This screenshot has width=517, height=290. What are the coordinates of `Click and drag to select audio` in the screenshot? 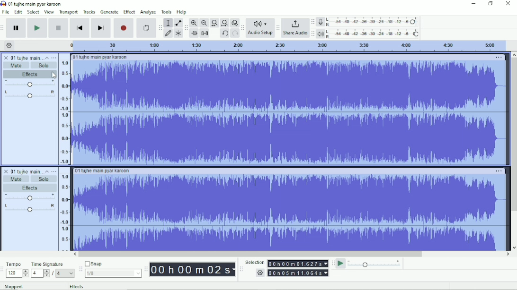 It's located at (126, 286).